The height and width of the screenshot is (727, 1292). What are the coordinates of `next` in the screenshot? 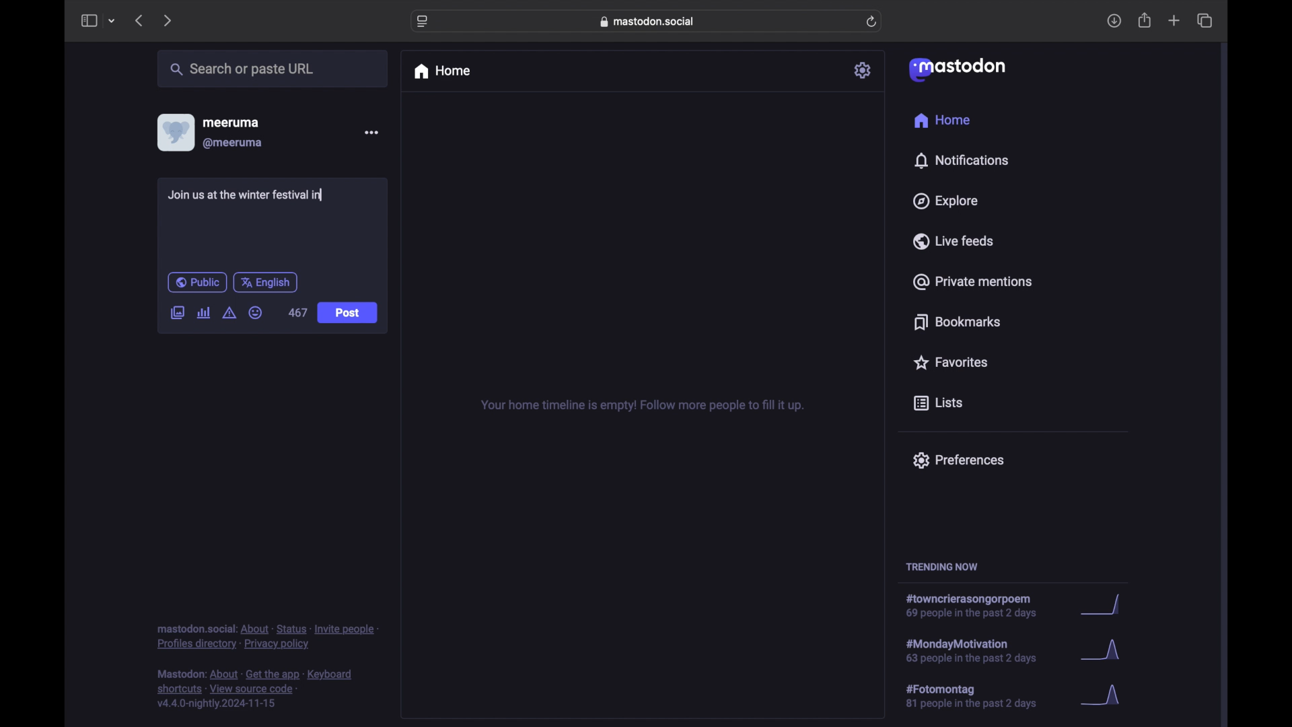 It's located at (169, 20).